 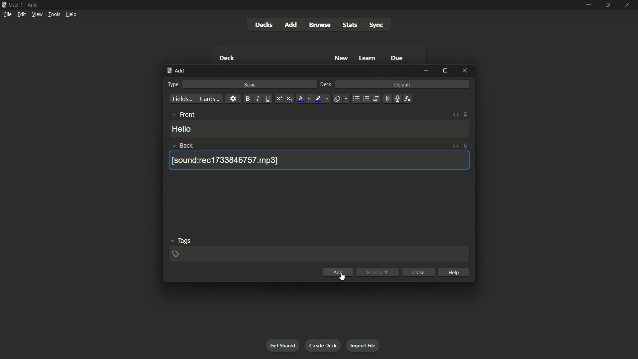 What do you see at coordinates (304, 99) in the screenshot?
I see `font color` at bounding box center [304, 99].